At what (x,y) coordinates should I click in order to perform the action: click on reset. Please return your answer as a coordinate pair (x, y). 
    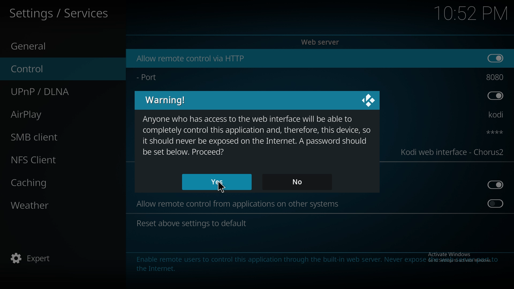
    Looking at the image, I should click on (193, 224).